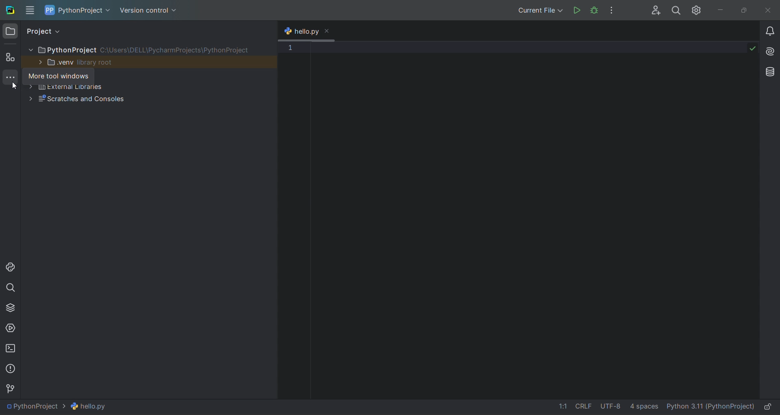  What do you see at coordinates (62, 50) in the screenshot?
I see `PythonProject` at bounding box center [62, 50].